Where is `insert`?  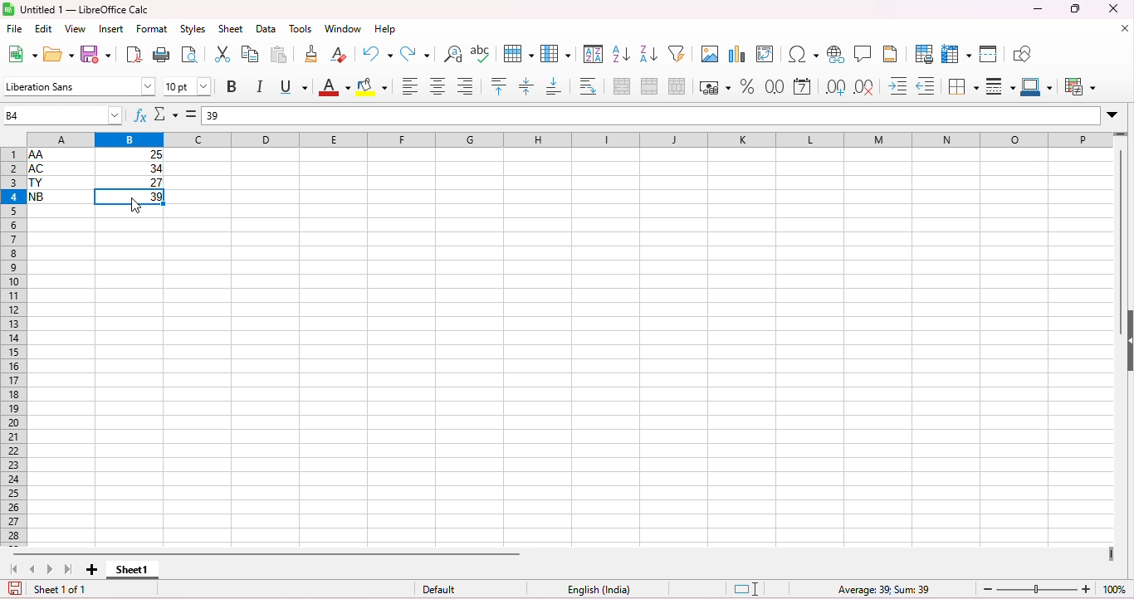
insert is located at coordinates (110, 29).